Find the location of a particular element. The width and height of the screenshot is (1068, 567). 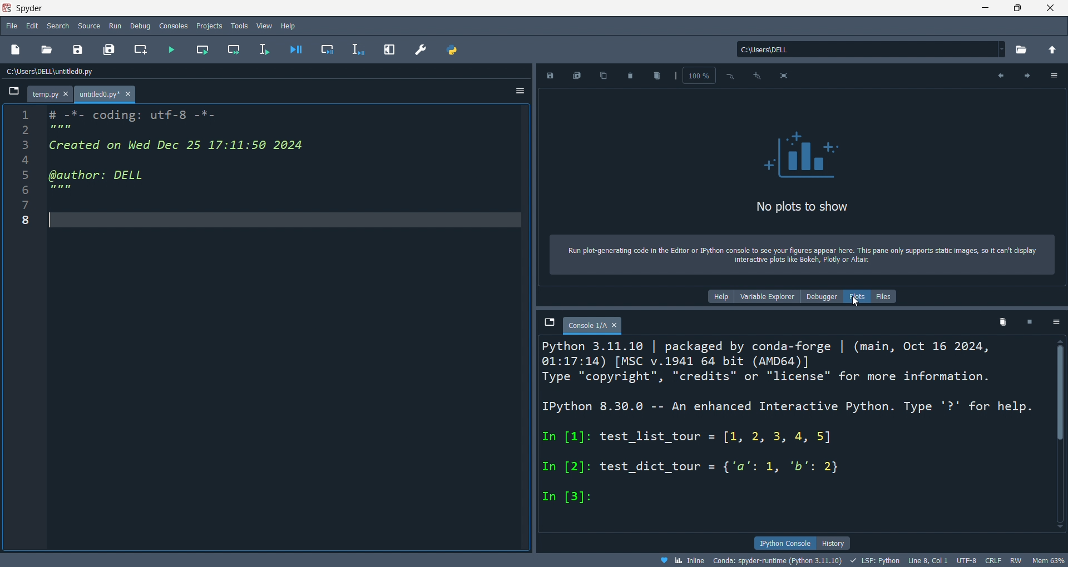

spyder is located at coordinates (51, 8).